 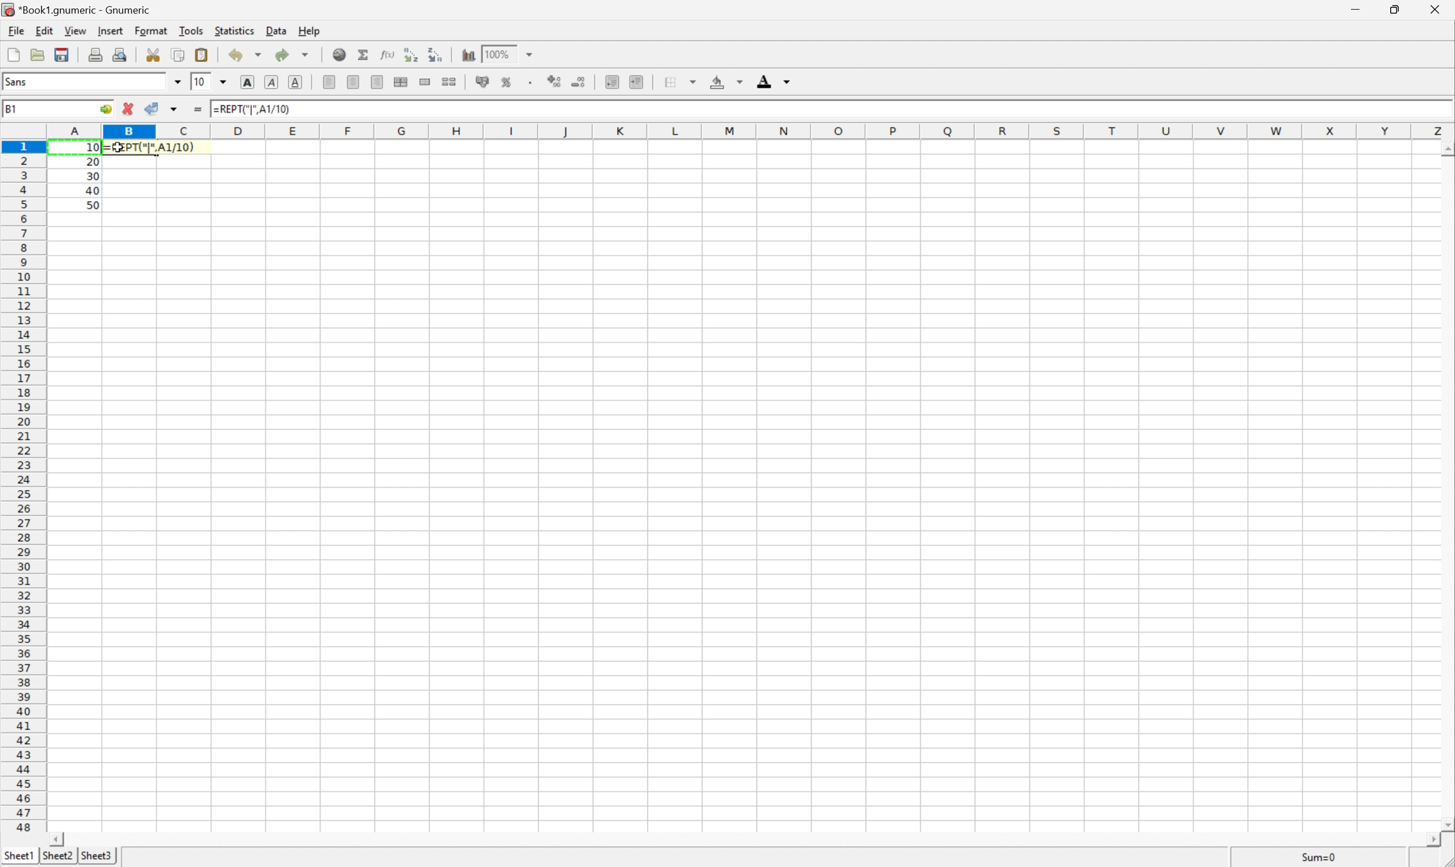 What do you see at coordinates (176, 82) in the screenshot?
I see `Drop Down` at bounding box center [176, 82].